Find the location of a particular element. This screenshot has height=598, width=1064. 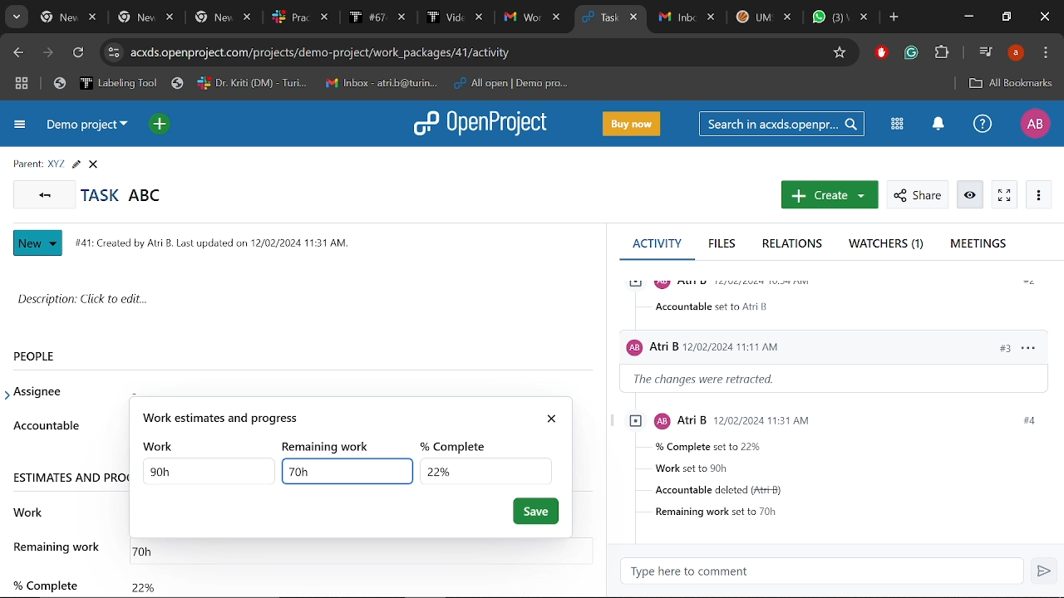

Task infromstions is located at coordinates (835, 466).